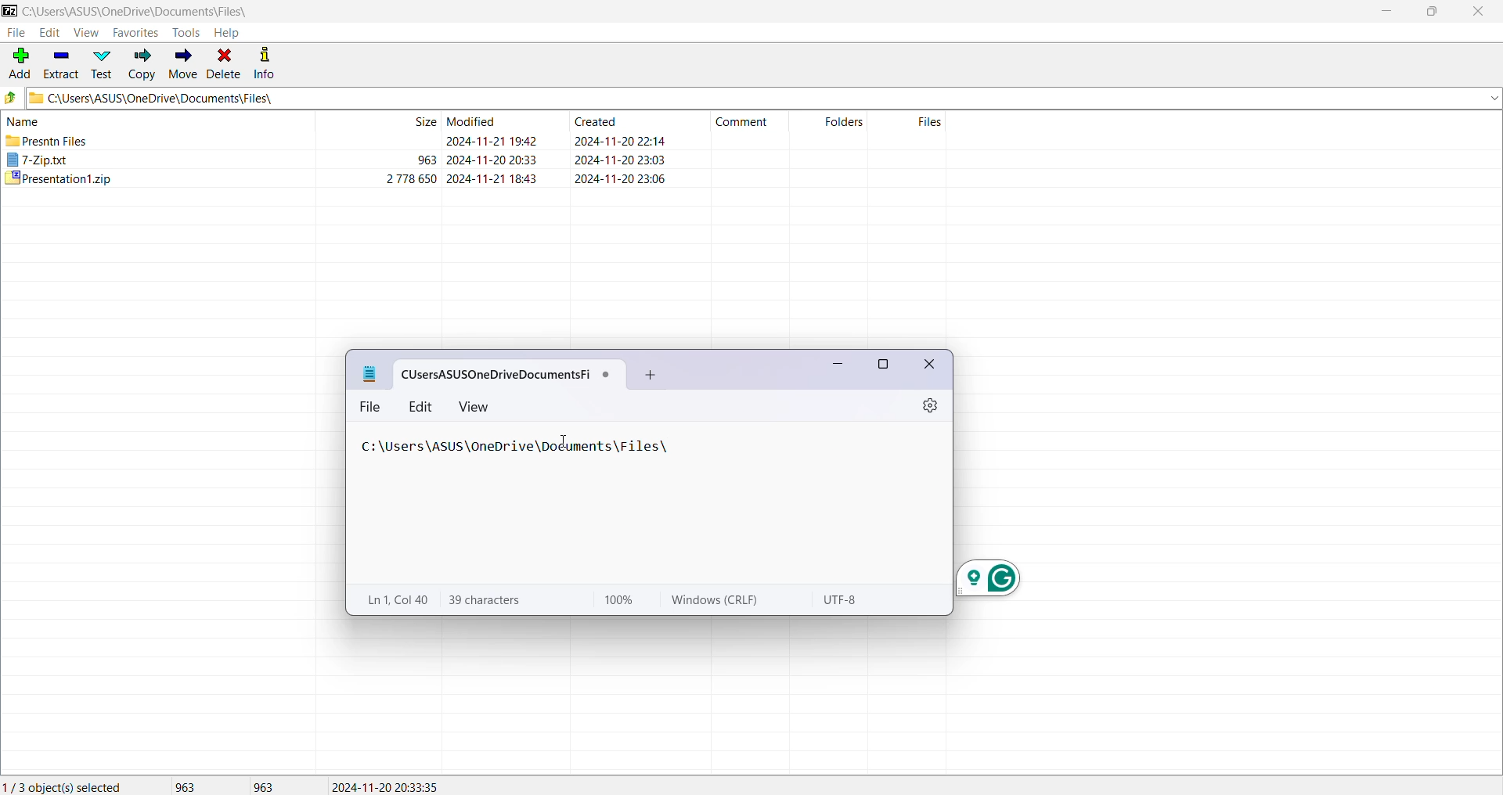 This screenshot has width=1503, height=795. Describe the element at coordinates (227, 32) in the screenshot. I see `Help` at that location.